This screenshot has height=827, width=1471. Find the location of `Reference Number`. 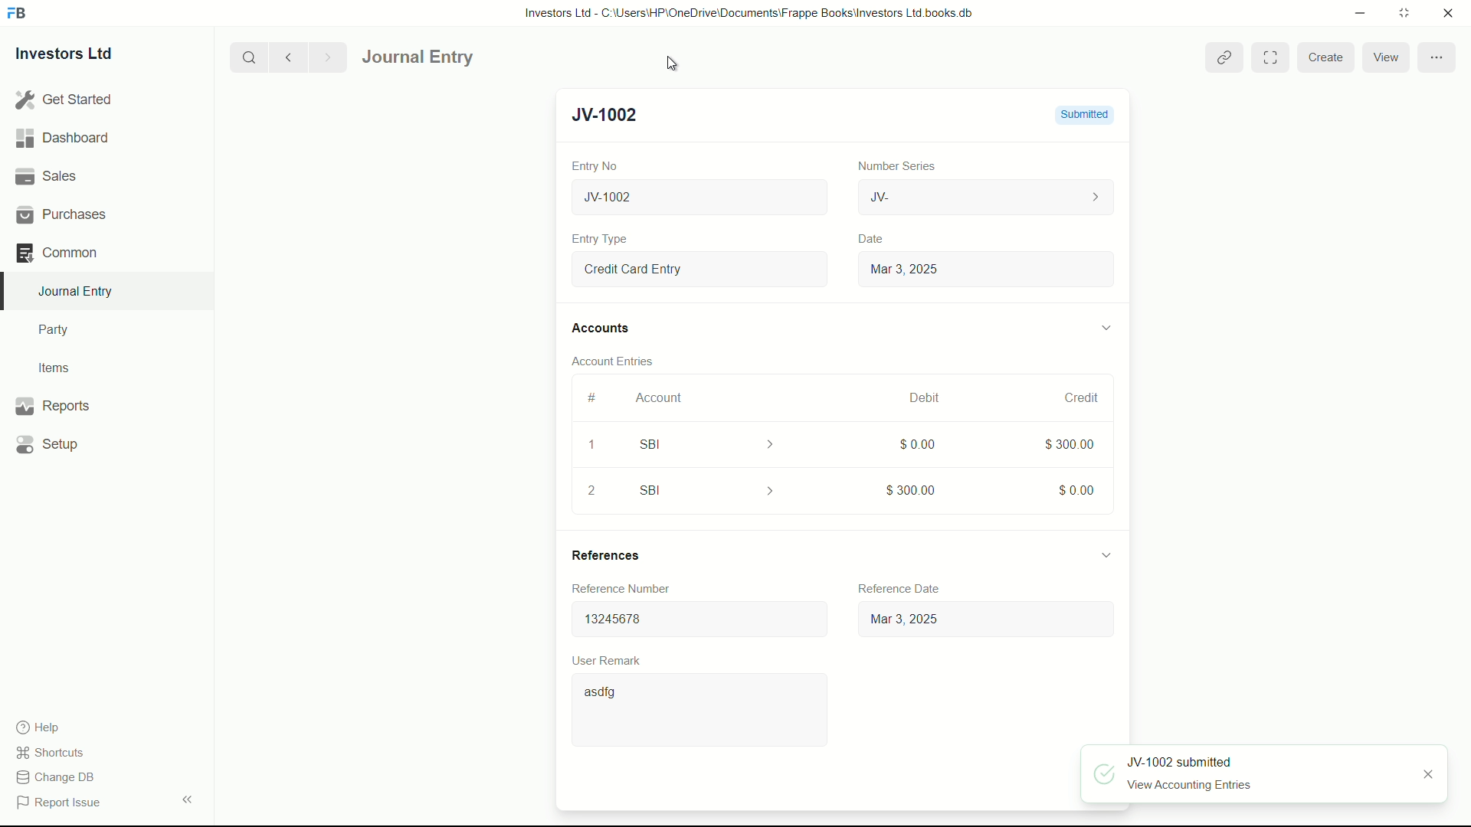

Reference Number is located at coordinates (631, 589).